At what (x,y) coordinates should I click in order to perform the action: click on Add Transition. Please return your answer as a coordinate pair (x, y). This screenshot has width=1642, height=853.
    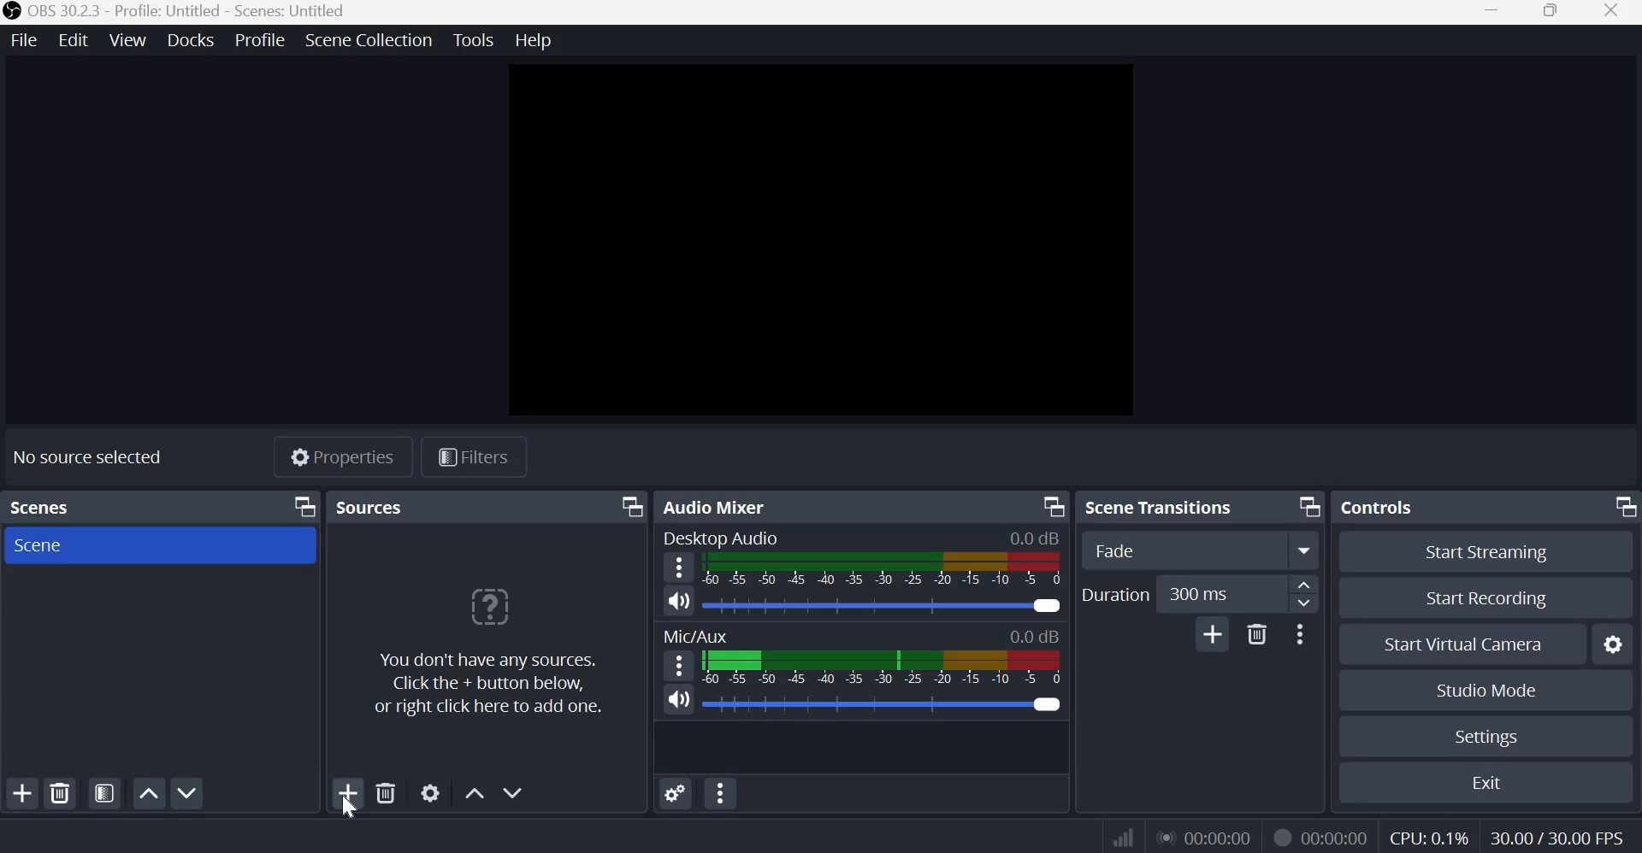
    Looking at the image, I should click on (1213, 633).